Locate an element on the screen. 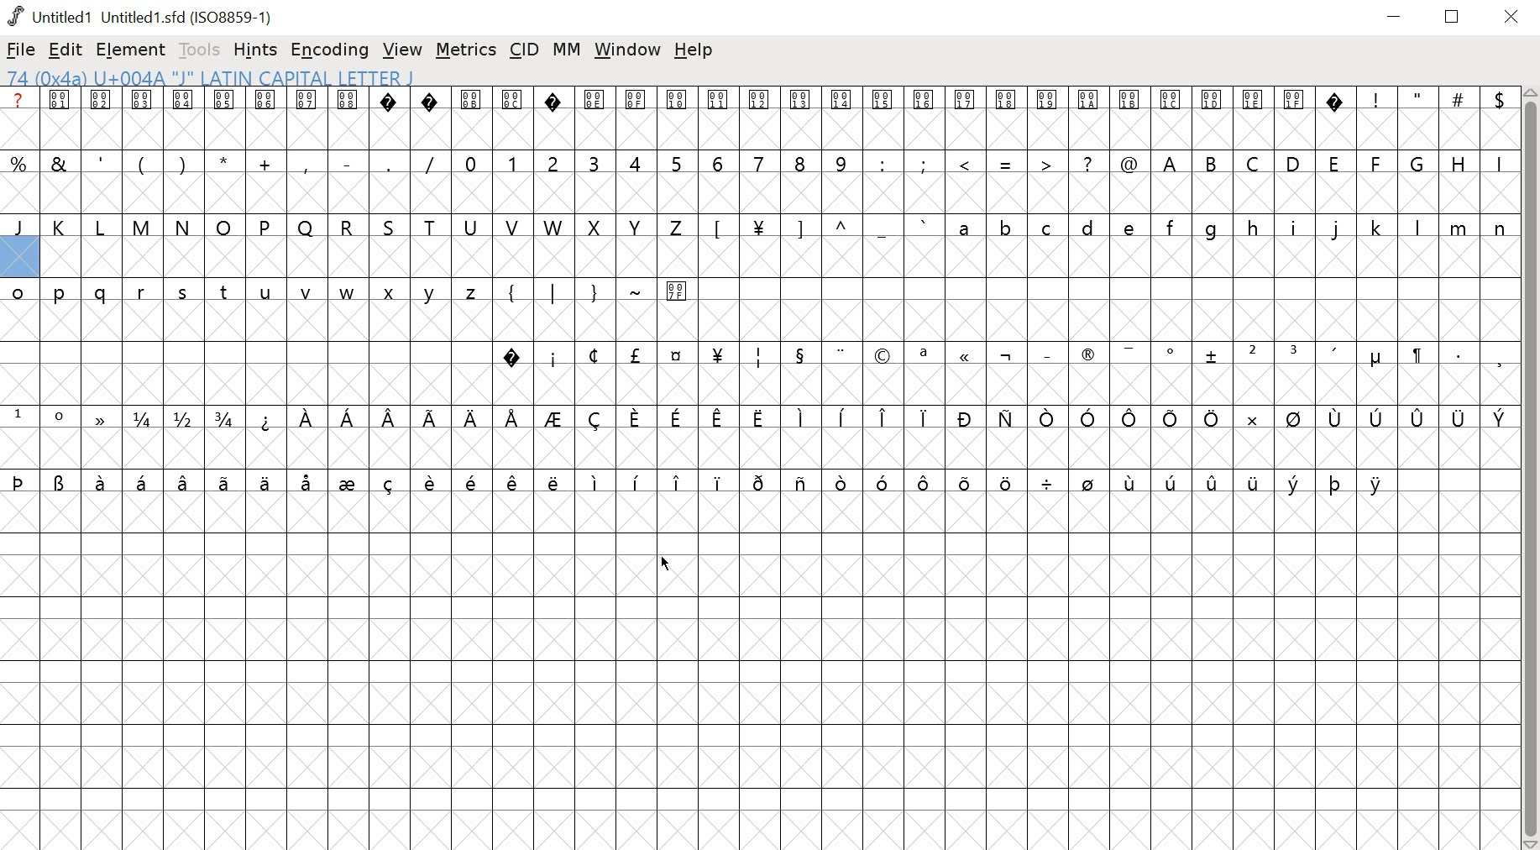  symbols is located at coordinates (820, 227).